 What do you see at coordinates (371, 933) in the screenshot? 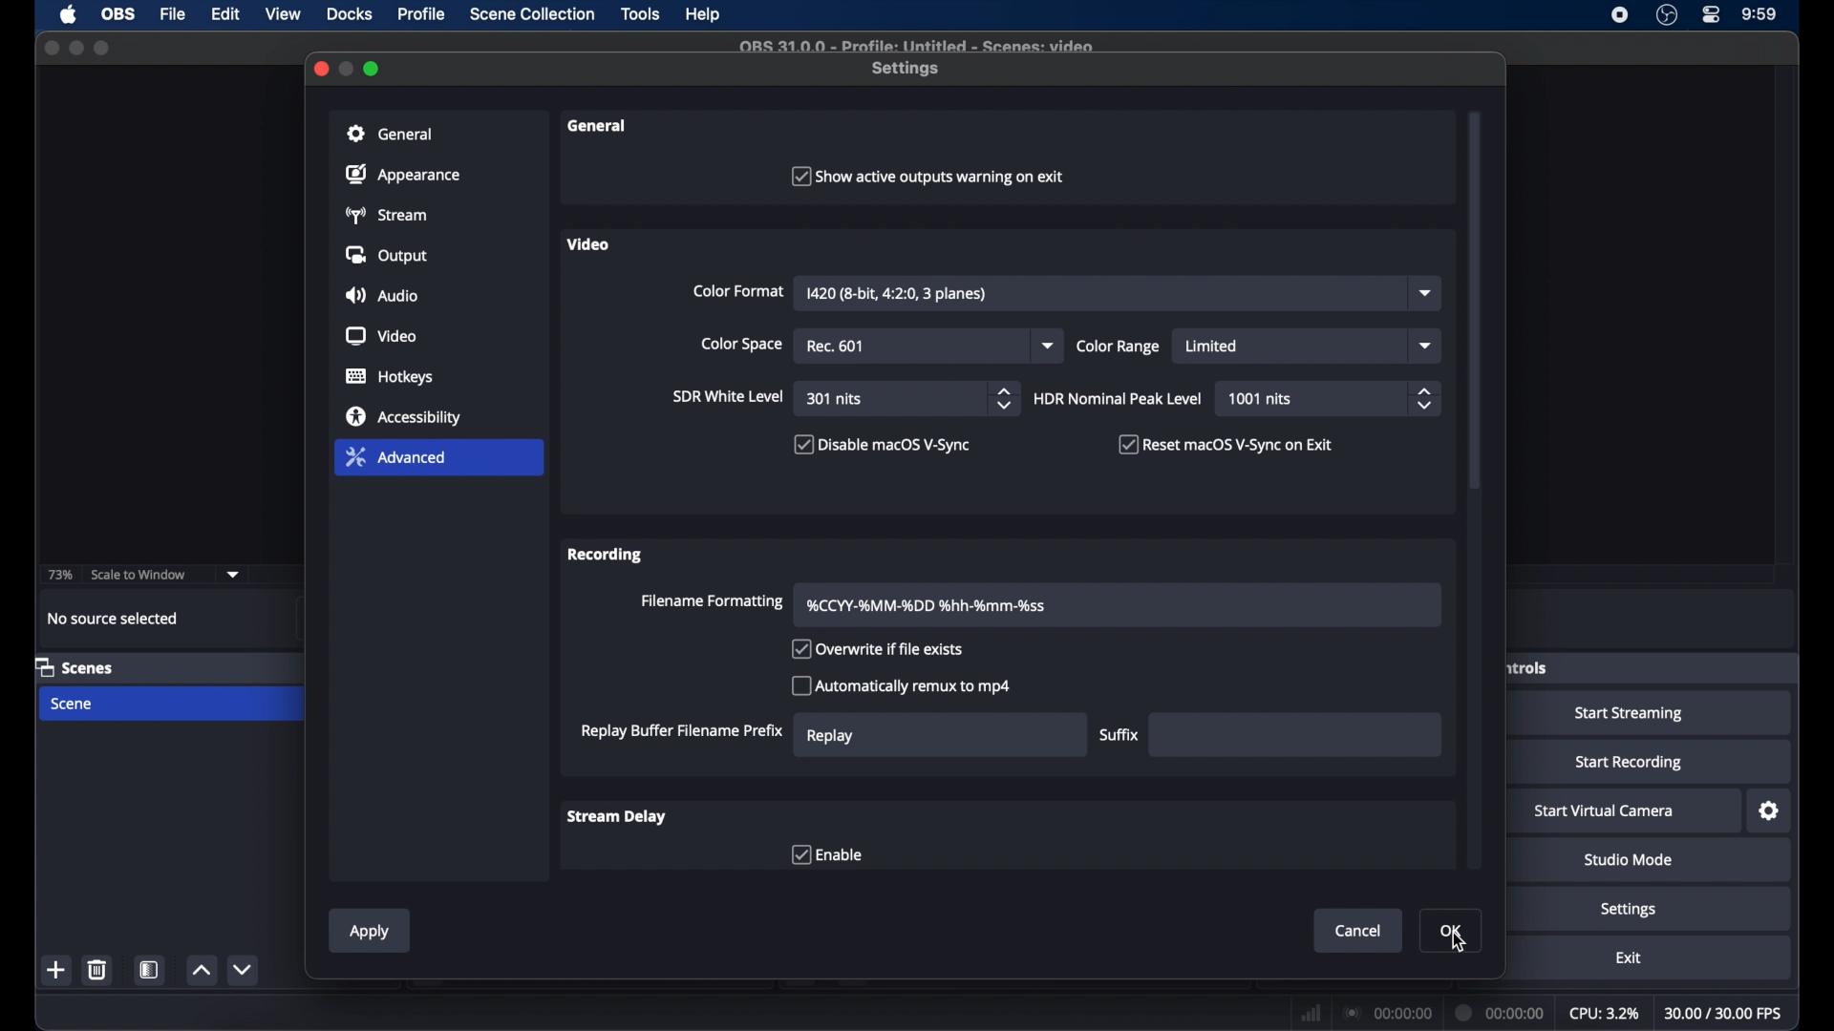
I see `apply` at bounding box center [371, 933].